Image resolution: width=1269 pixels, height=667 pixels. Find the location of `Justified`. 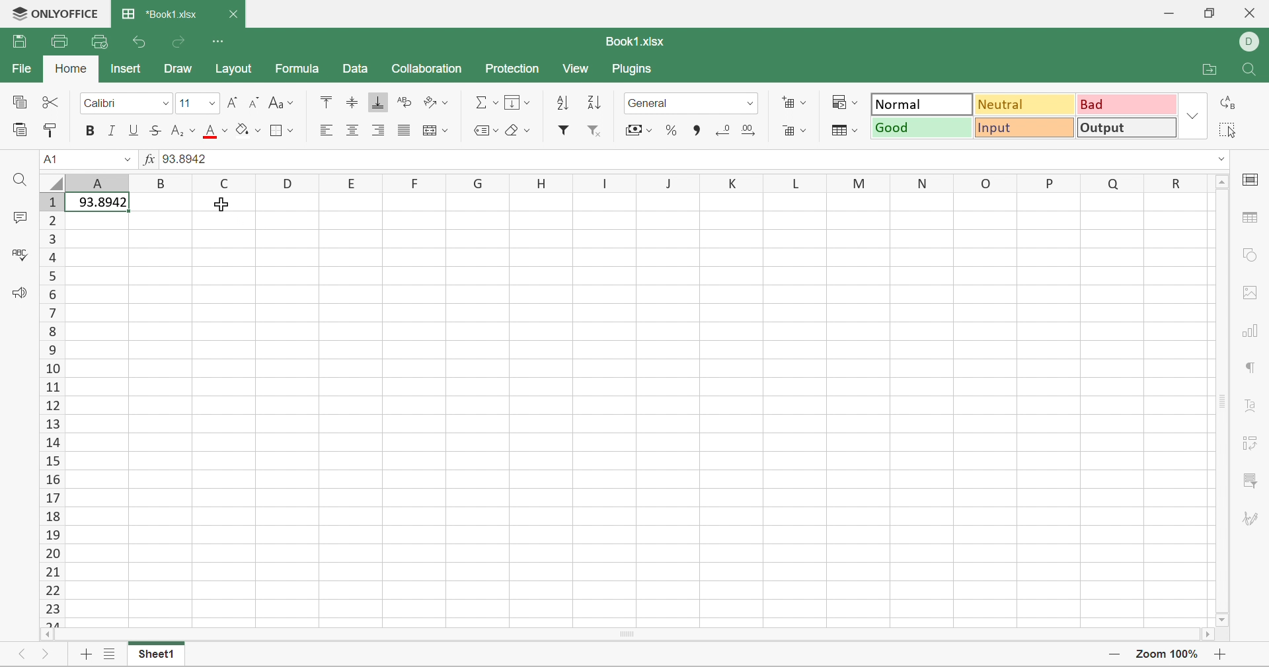

Justified is located at coordinates (403, 131).